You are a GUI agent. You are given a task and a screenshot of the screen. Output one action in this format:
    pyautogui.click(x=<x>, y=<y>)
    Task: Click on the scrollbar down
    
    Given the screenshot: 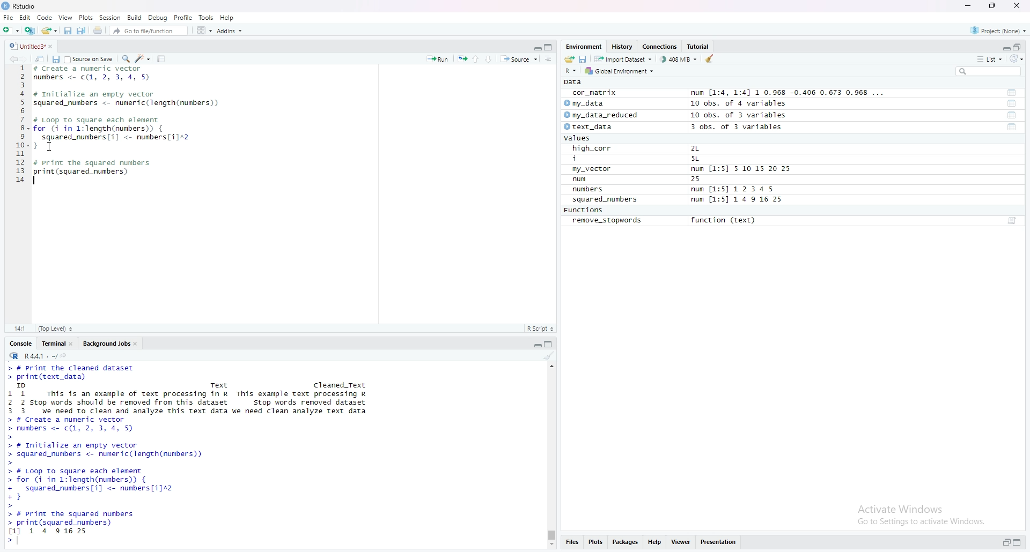 What is the action you would take?
    pyautogui.click(x=550, y=546)
    